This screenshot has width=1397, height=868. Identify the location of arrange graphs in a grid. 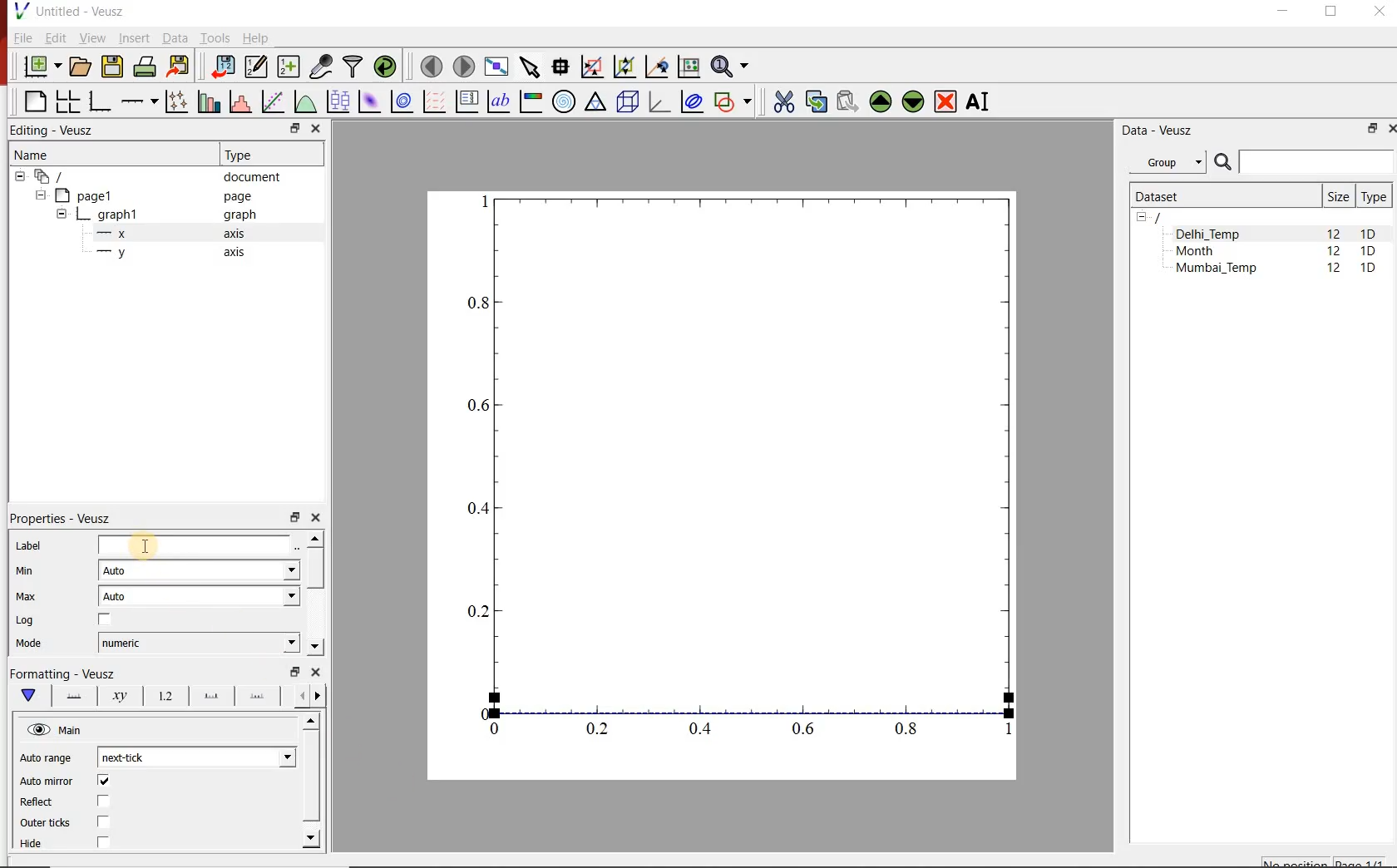
(67, 101).